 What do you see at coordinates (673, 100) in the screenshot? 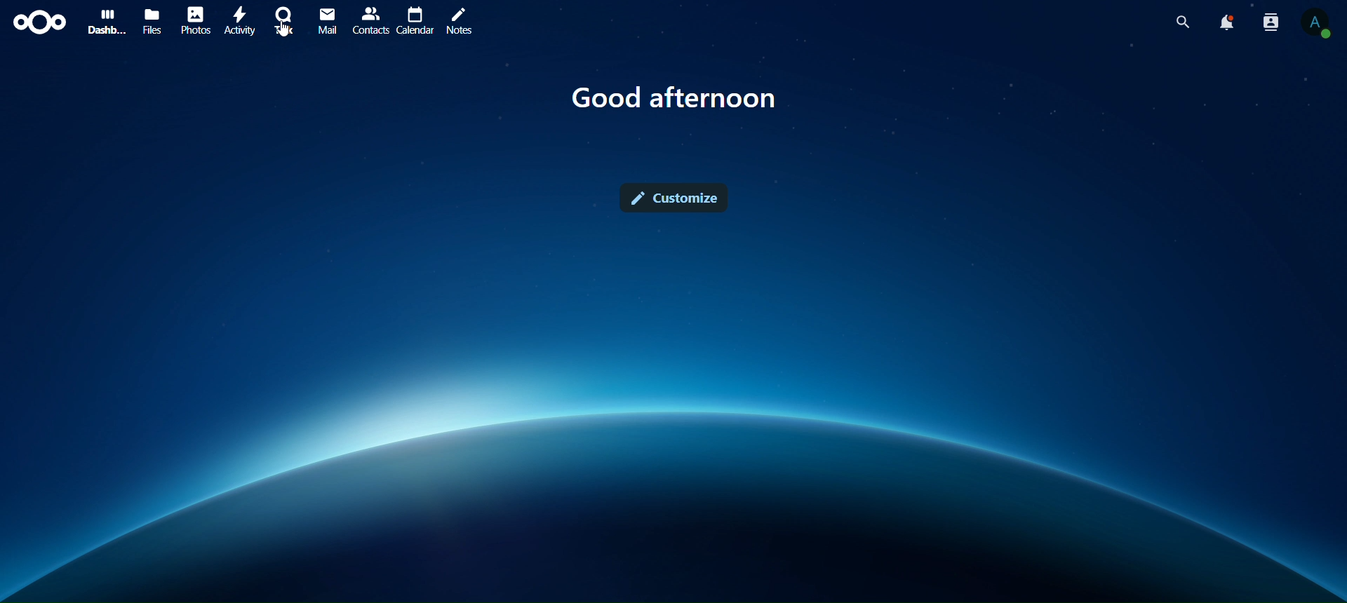
I see `good afternoon` at bounding box center [673, 100].